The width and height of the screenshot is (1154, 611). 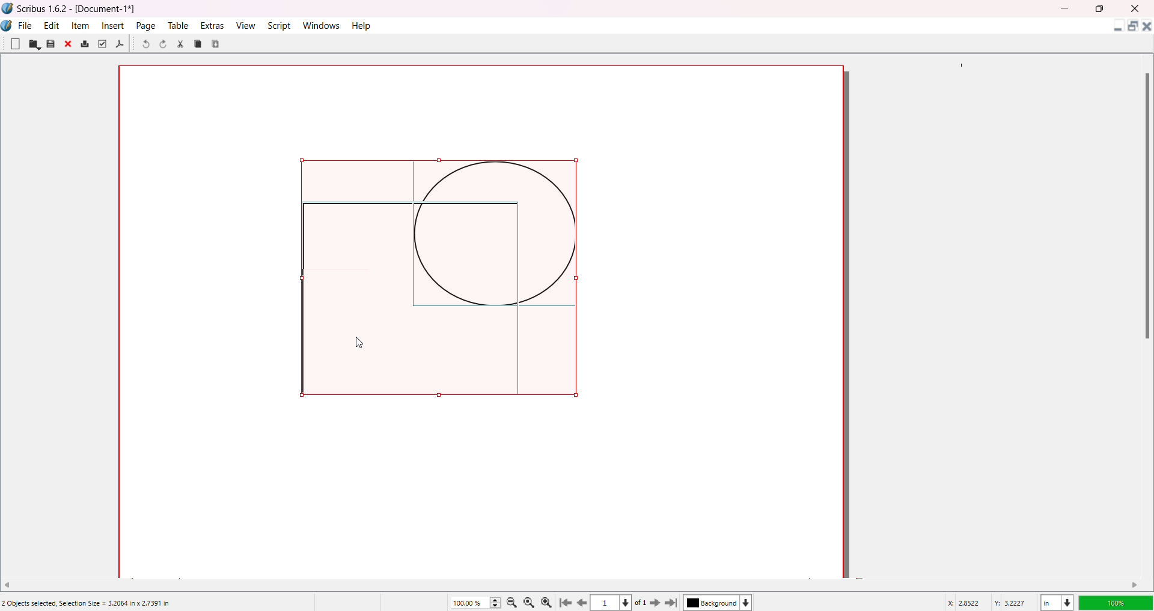 What do you see at coordinates (1067, 8) in the screenshot?
I see `MInimize` at bounding box center [1067, 8].